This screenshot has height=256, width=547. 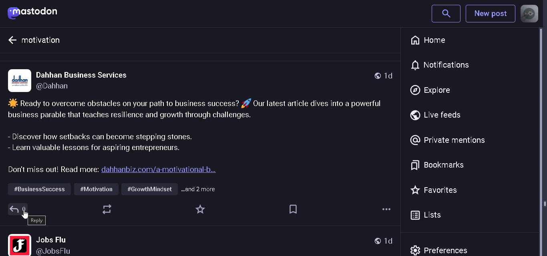 What do you see at coordinates (440, 115) in the screenshot?
I see `live feeds` at bounding box center [440, 115].